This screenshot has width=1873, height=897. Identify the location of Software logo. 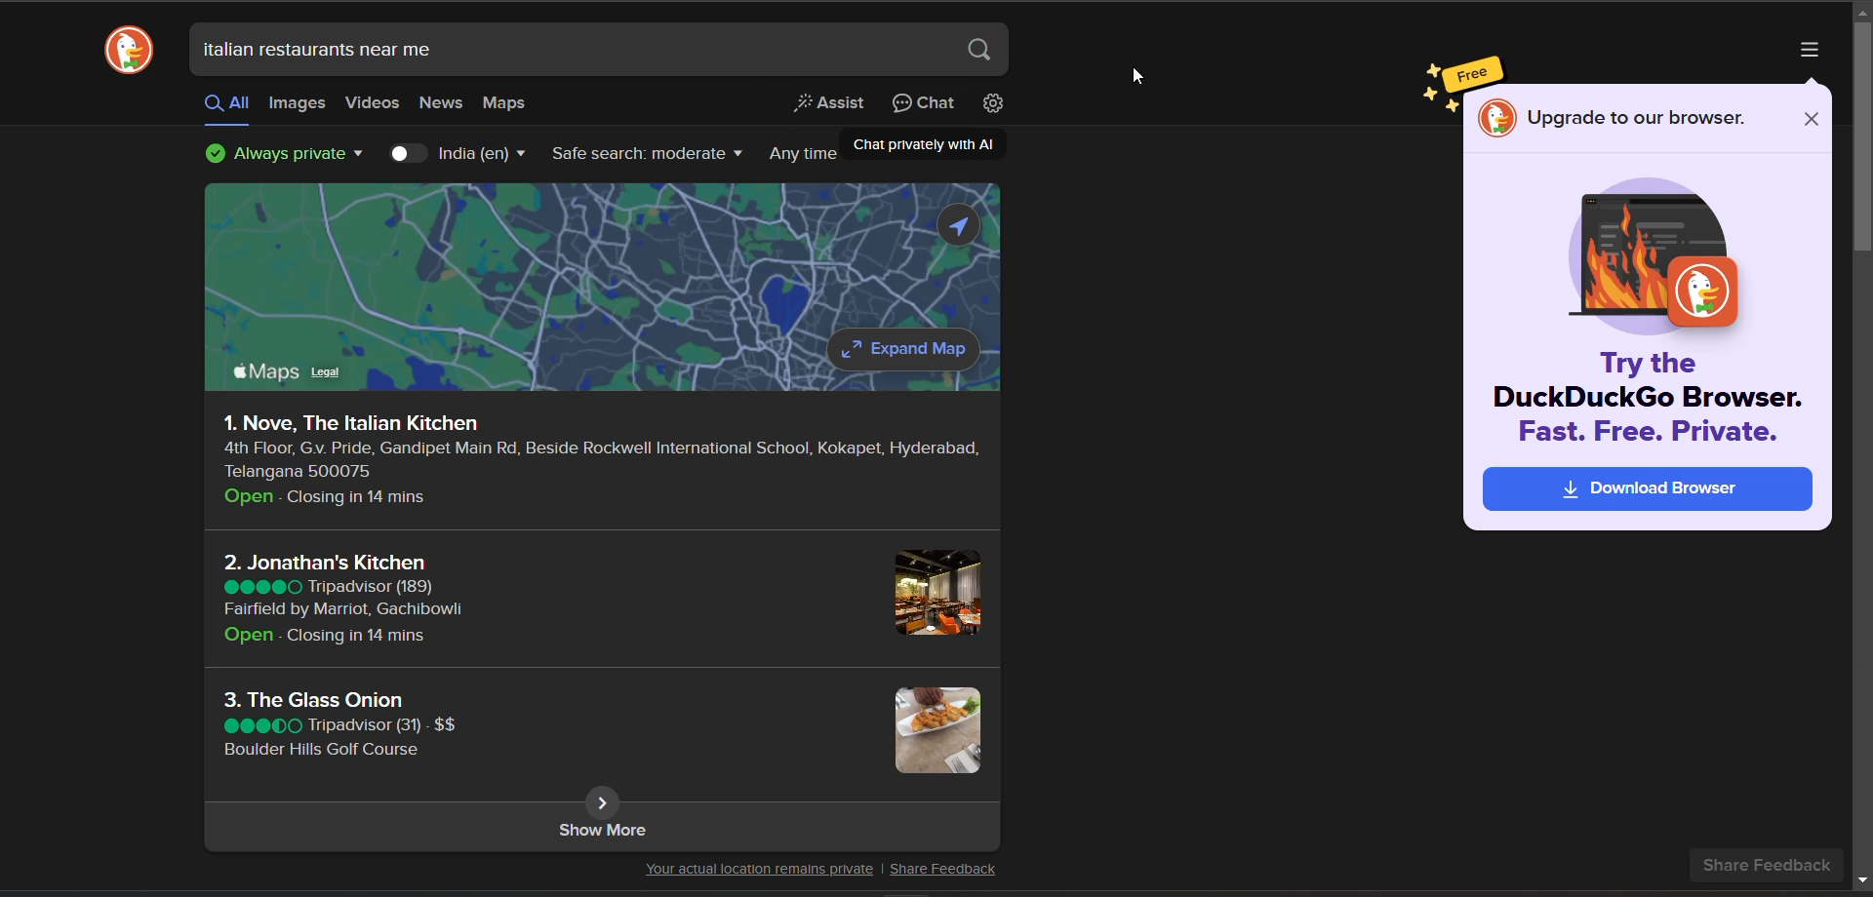
(1497, 118).